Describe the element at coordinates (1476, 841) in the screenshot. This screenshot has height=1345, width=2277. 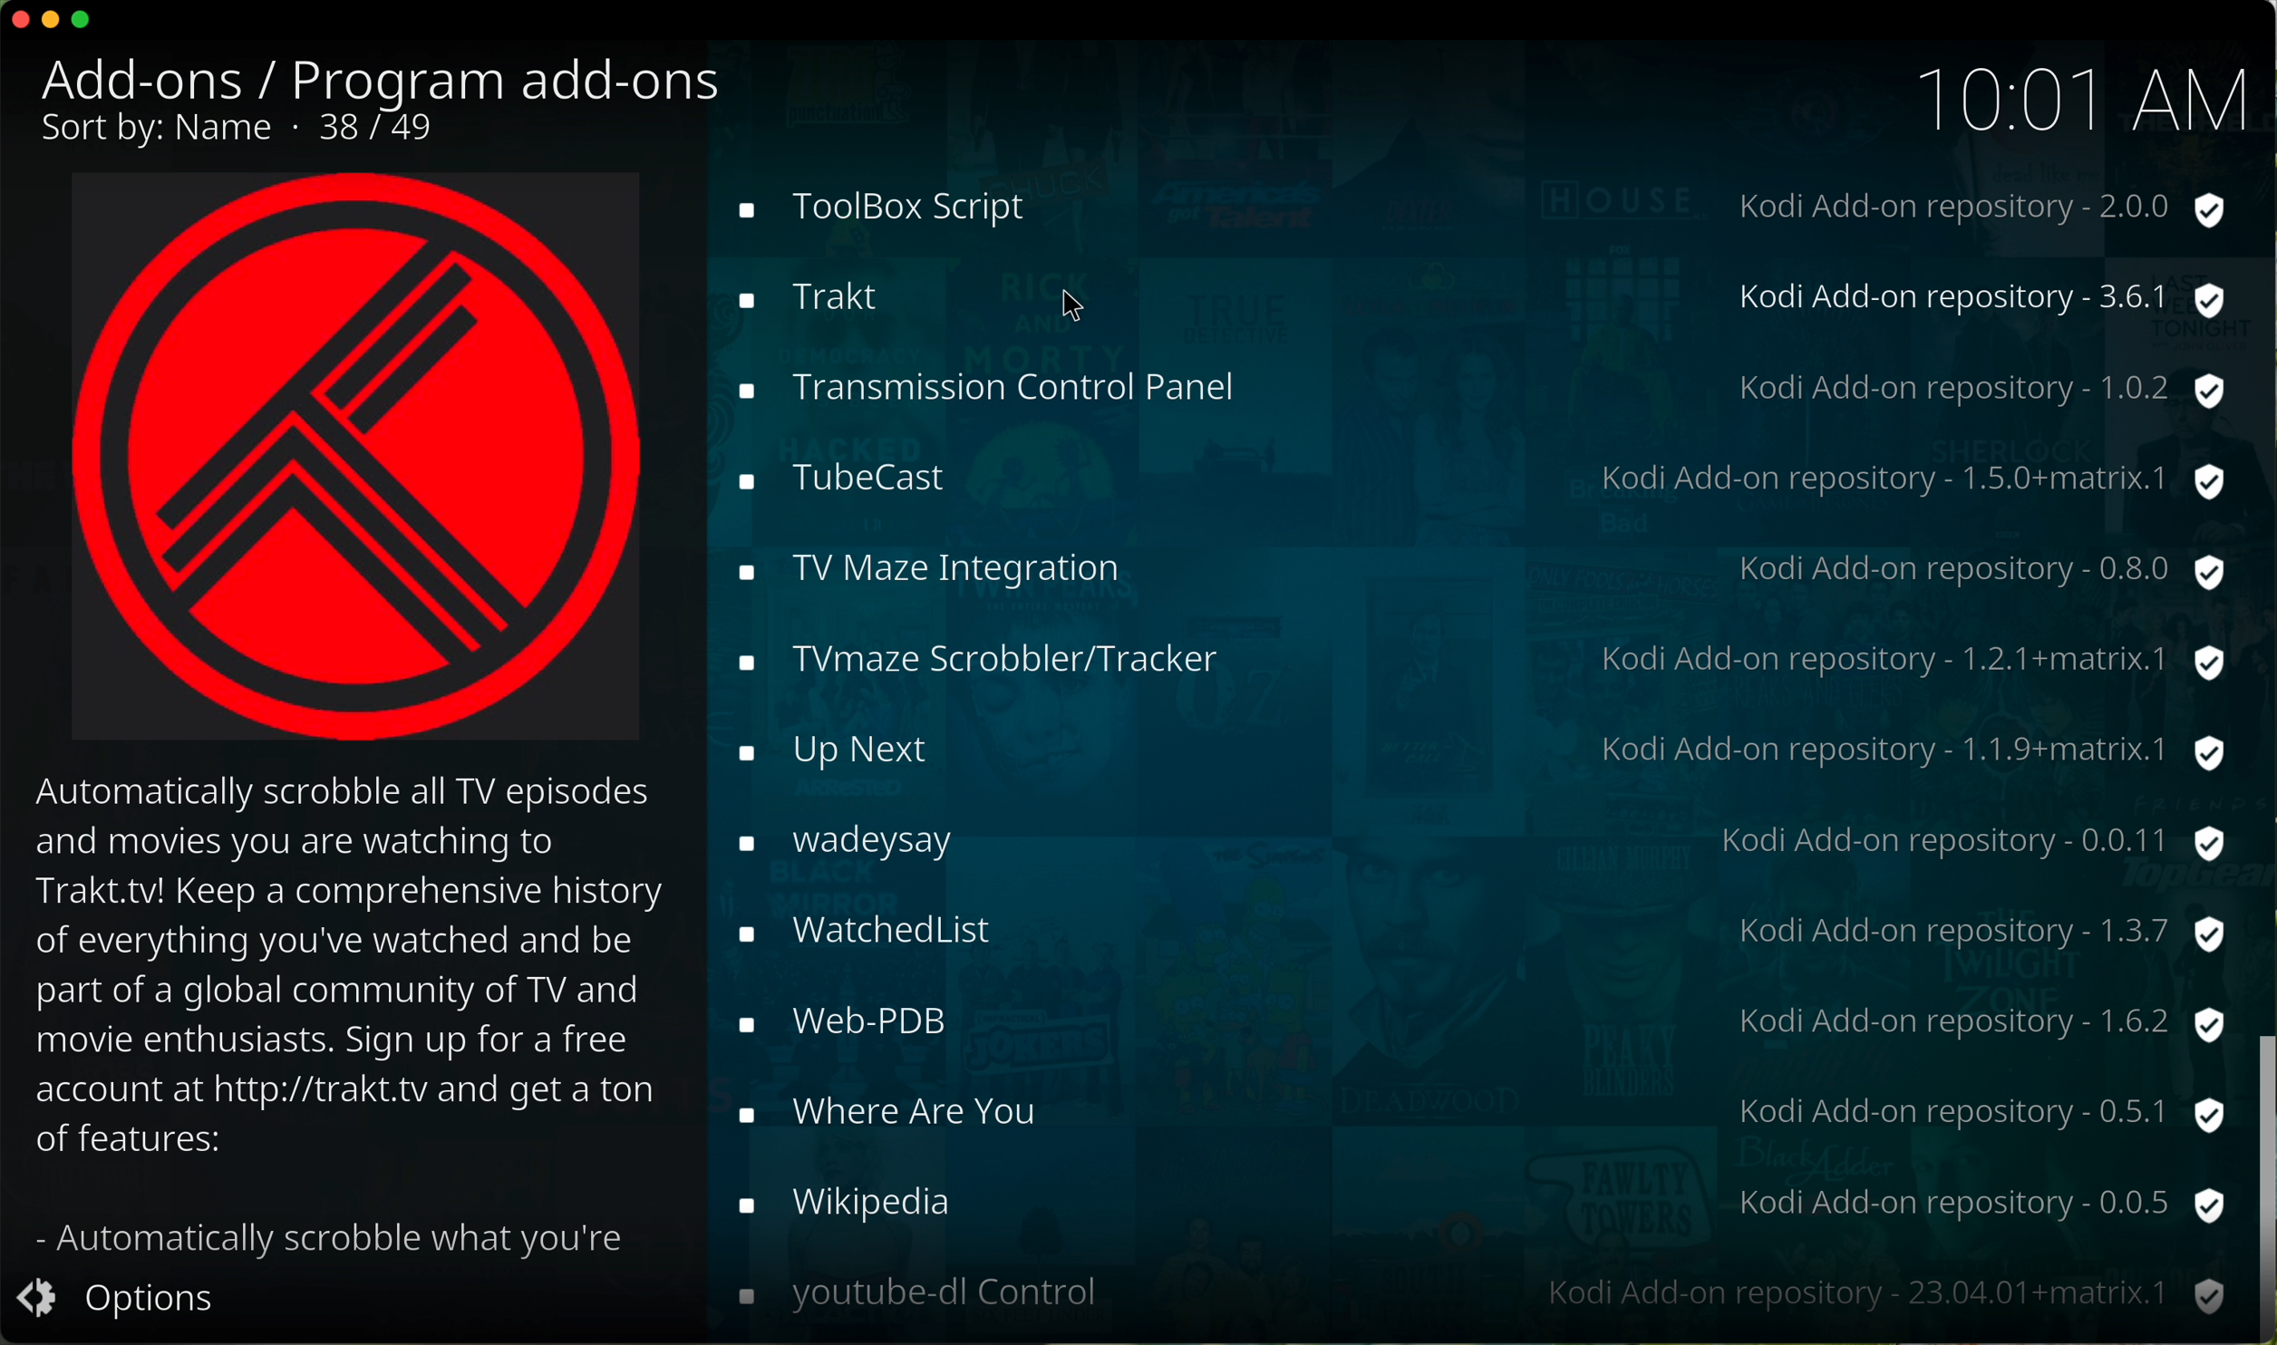
I see `wadeysay` at that location.